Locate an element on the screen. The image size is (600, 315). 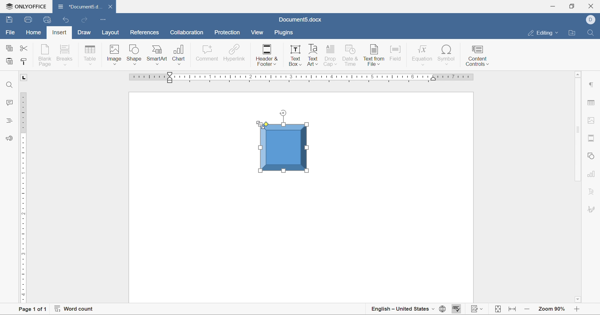
scroll down is located at coordinates (578, 300).